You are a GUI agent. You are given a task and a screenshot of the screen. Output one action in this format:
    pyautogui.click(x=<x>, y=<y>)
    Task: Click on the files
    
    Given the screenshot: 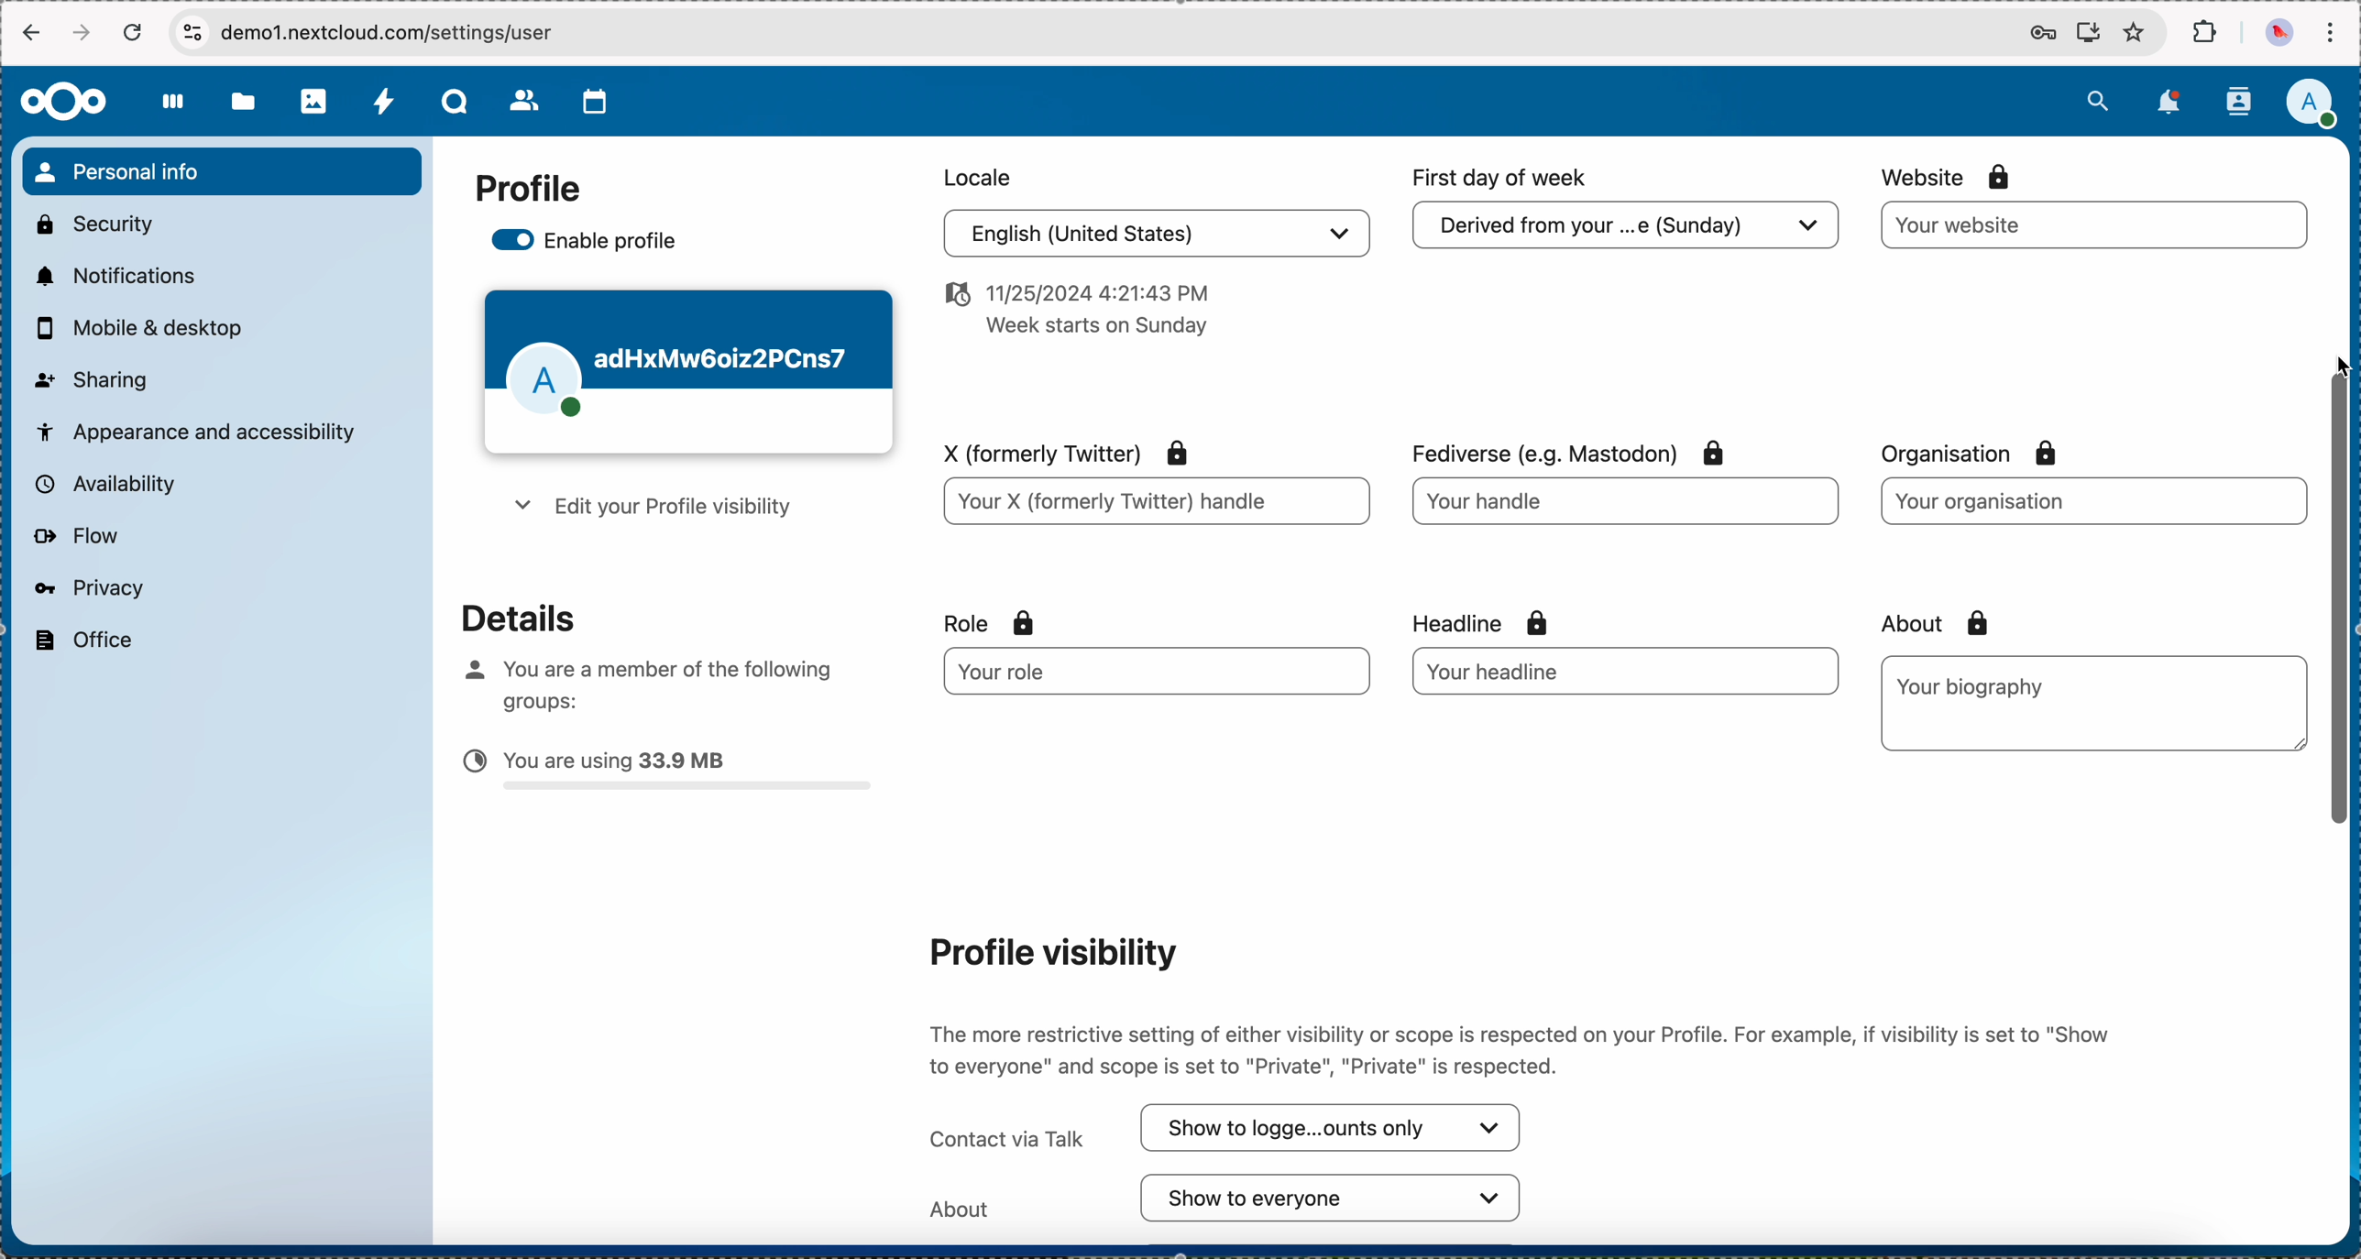 What is the action you would take?
    pyautogui.click(x=243, y=105)
    